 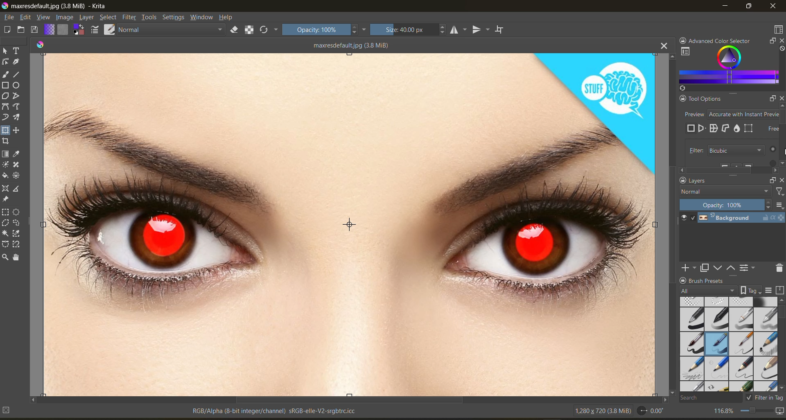 I want to click on close, so click(x=781, y=102).